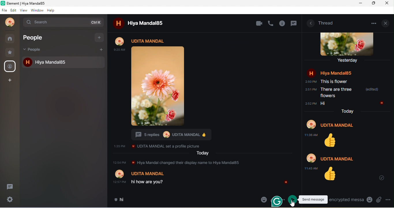  What do you see at coordinates (39, 3) in the screenshot?
I see `Element | Hiya Mandal85` at bounding box center [39, 3].